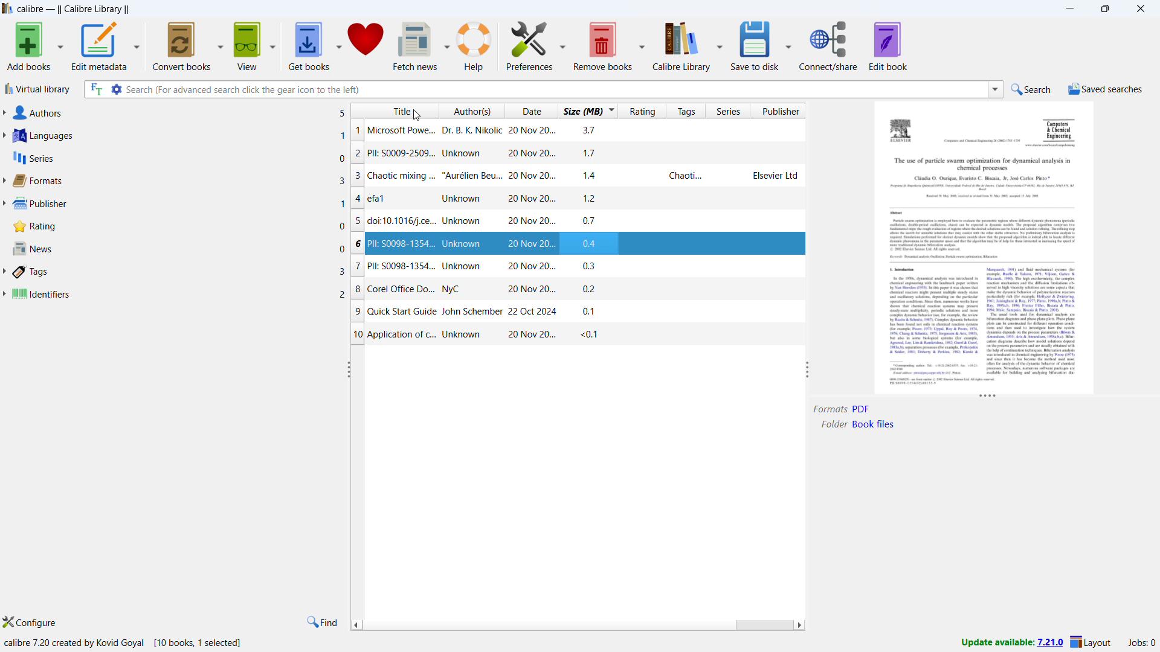  What do you see at coordinates (905, 130) in the screenshot?
I see `` at bounding box center [905, 130].